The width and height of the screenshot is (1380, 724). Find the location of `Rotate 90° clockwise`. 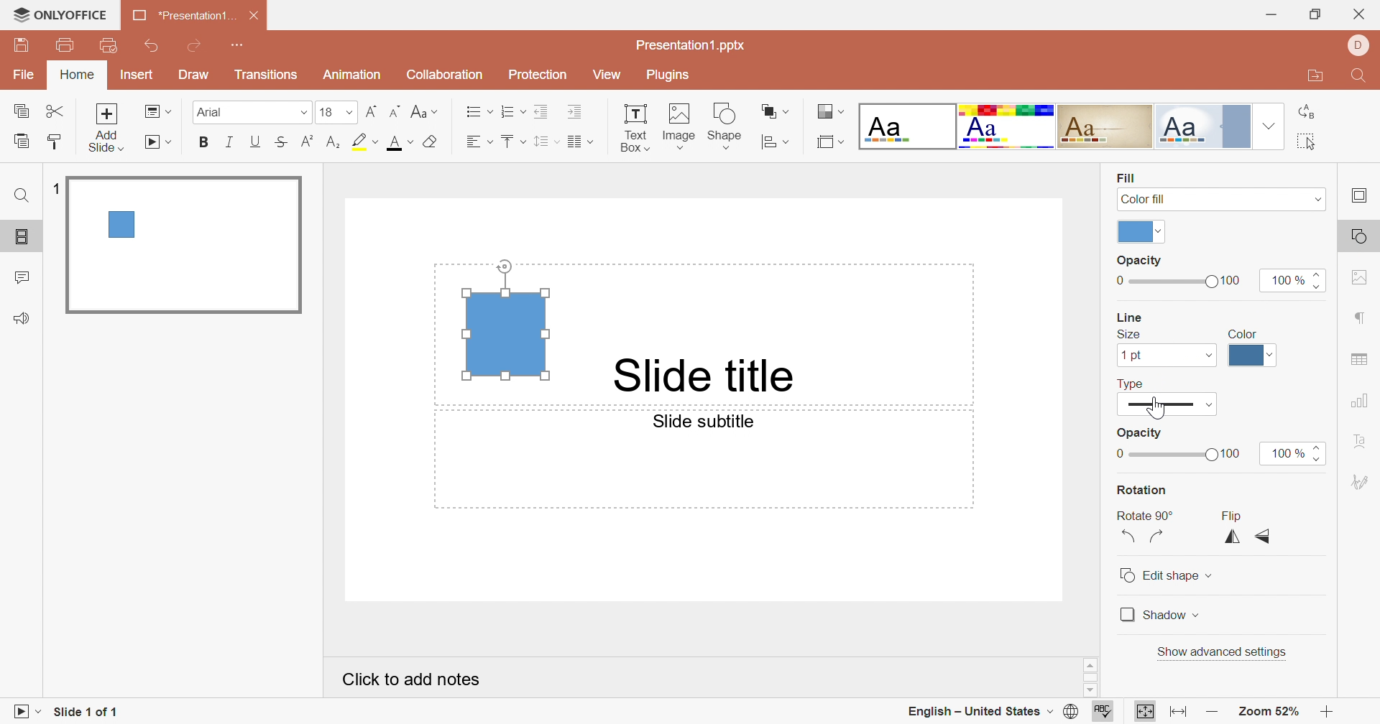

Rotate 90° clockwise is located at coordinates (1159, 537).